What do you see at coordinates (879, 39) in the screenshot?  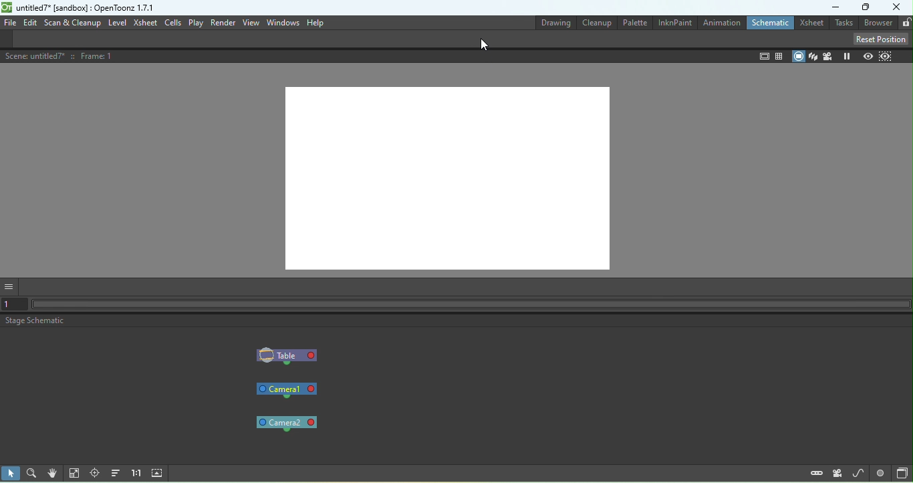 I see `Reset position` at bounding box center [879, 39].